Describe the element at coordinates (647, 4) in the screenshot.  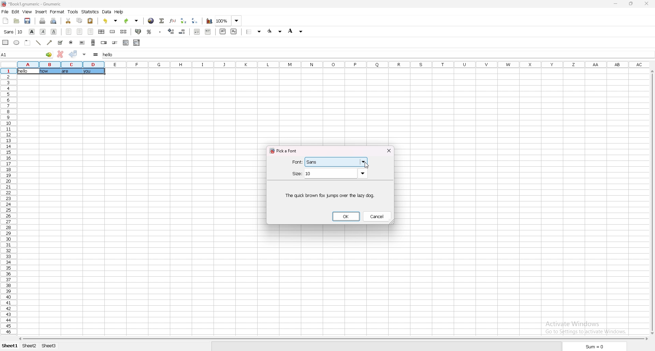
I see `close` at that location.